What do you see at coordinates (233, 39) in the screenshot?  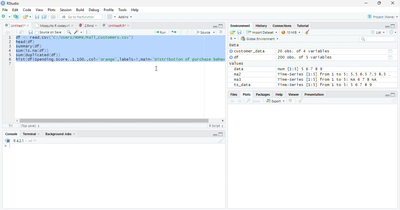 I see `R` at bounding box center [233, 39].